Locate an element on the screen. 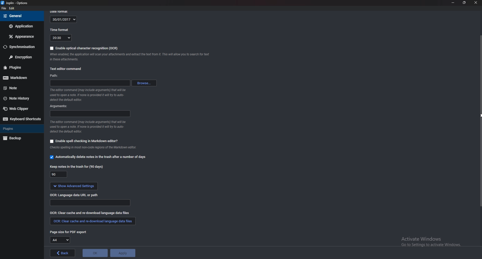 The width and height of the screenshot is (482, 259). Application is located at coordinates (22, 26).